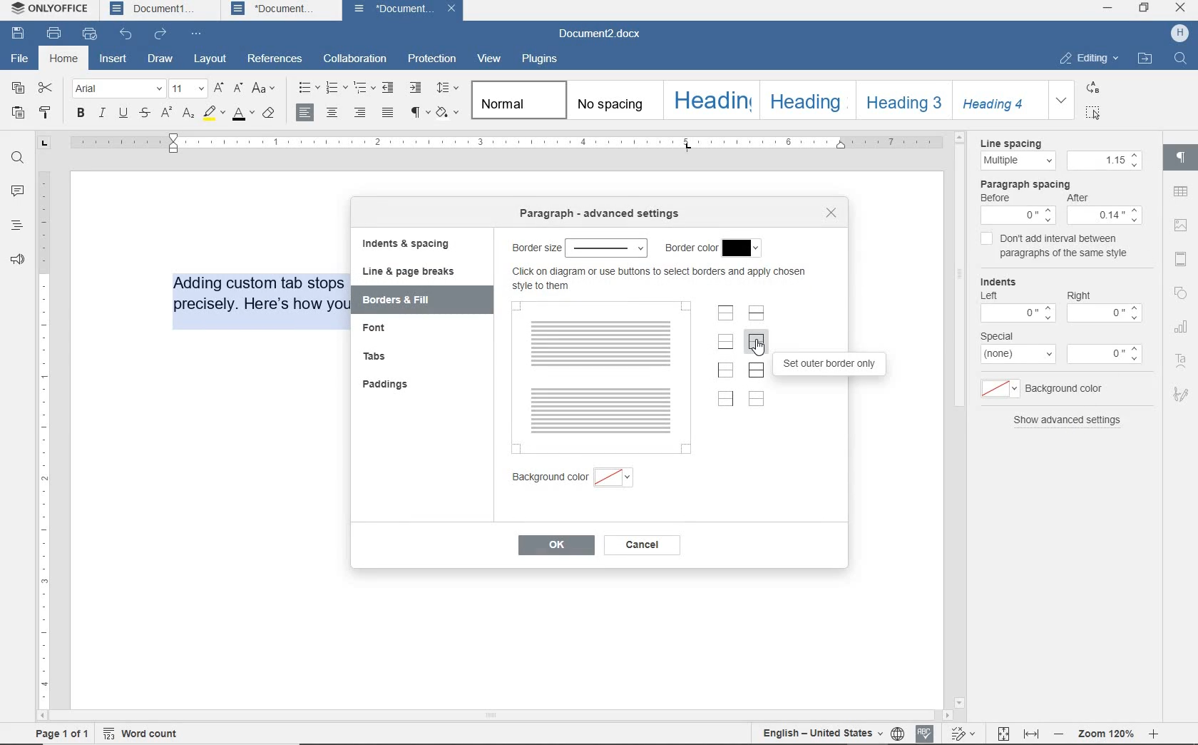 Image resolution: width=1198 pixels, height=745 pixels. I want to click on ok, so click(554, 545).